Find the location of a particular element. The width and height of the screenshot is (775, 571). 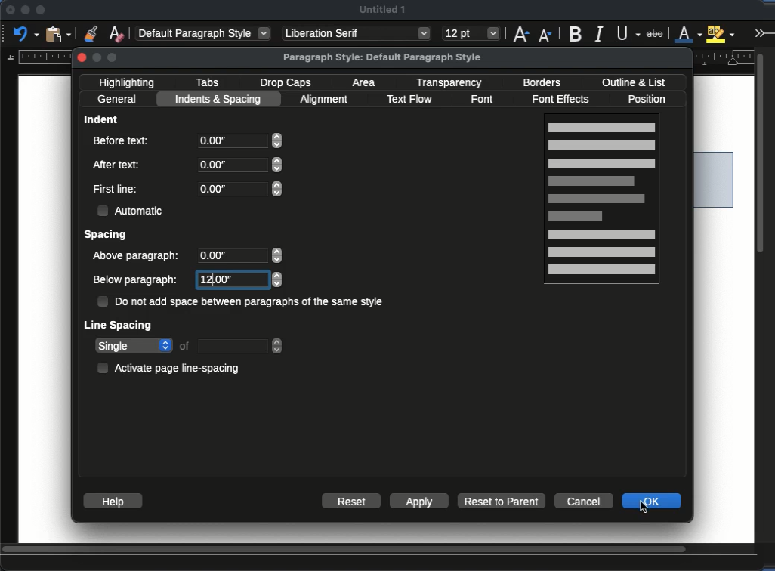

line spacing is located at coordinates (119, 327).